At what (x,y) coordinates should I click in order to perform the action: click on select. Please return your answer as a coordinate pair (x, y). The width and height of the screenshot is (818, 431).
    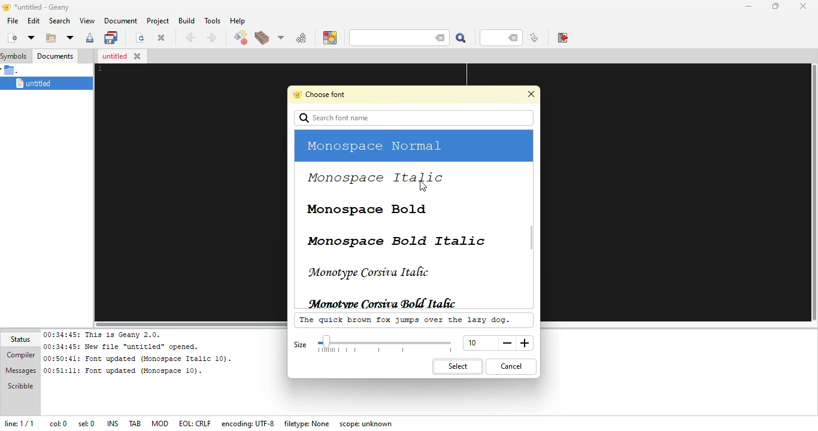
    Looking at the image, I should click on (457, 366).